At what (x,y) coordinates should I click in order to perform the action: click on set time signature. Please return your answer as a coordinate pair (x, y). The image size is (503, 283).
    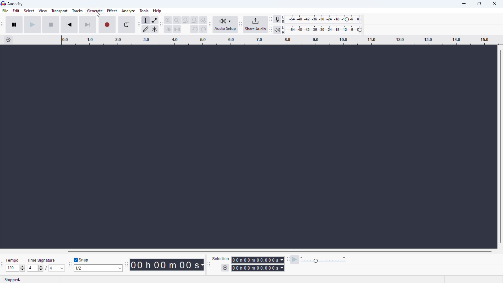
    Looking at the image, I should click on (46, 268).